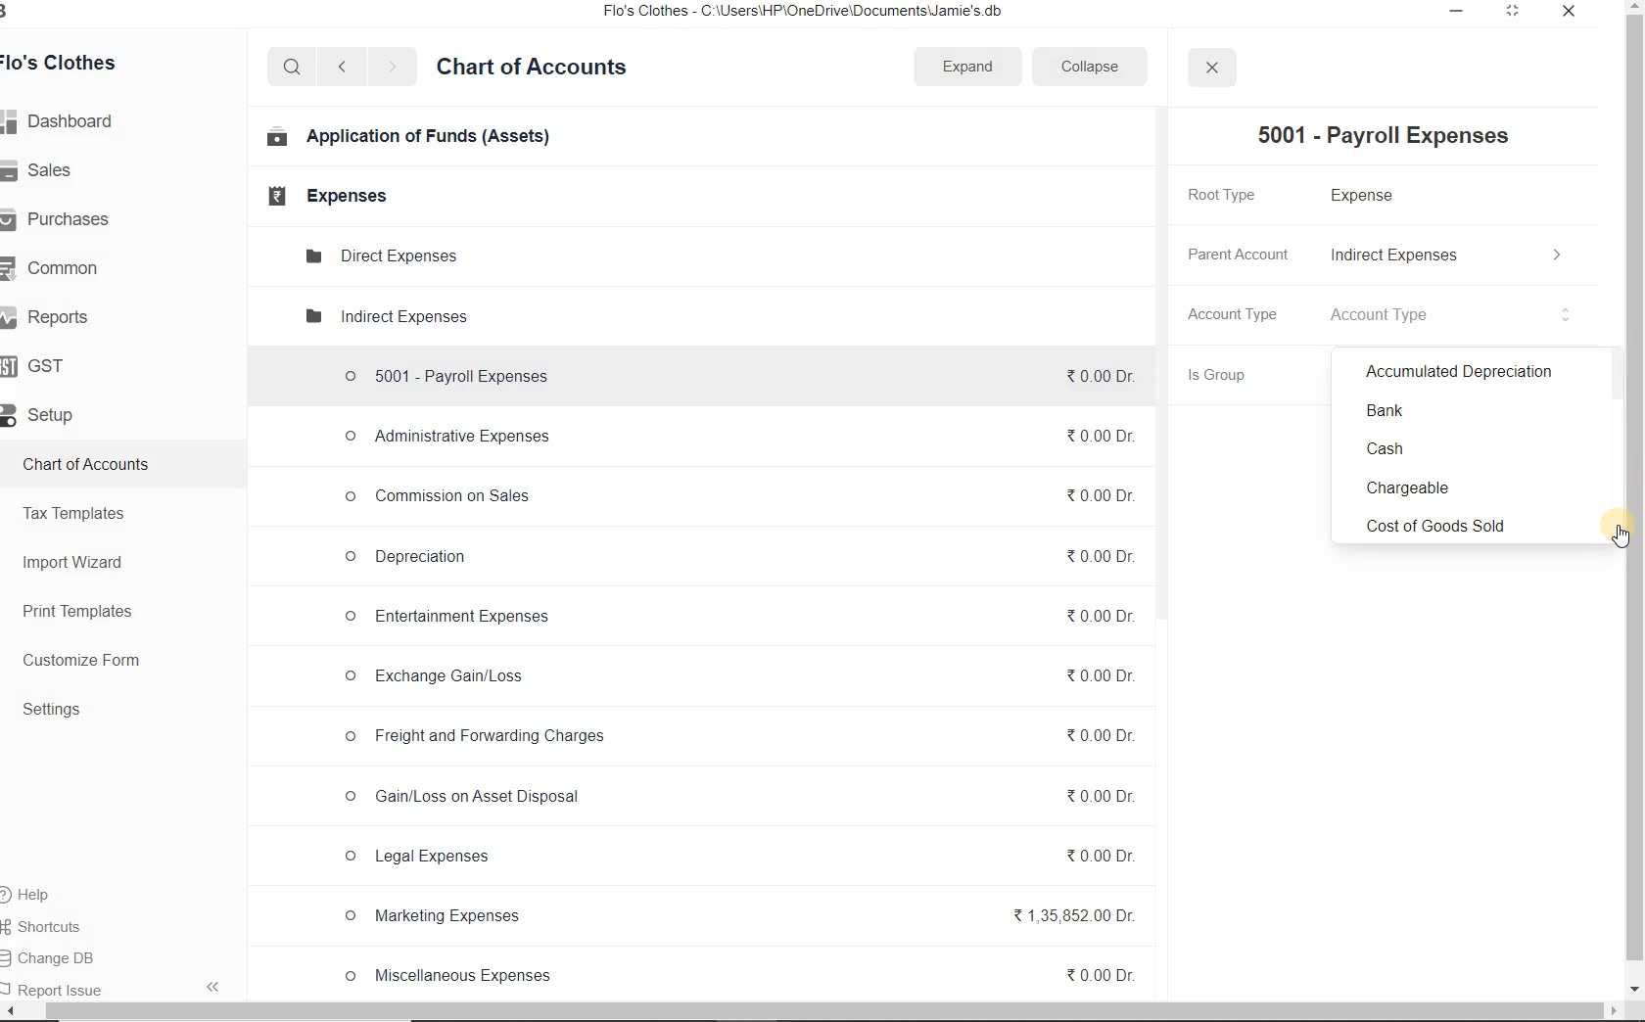 This screenshot has width=1645, height=1022. Describe the element at coordinates (740, 495) in the screenshot. I see `oO Commission on Sales % 0.00 Dr.` at that location.